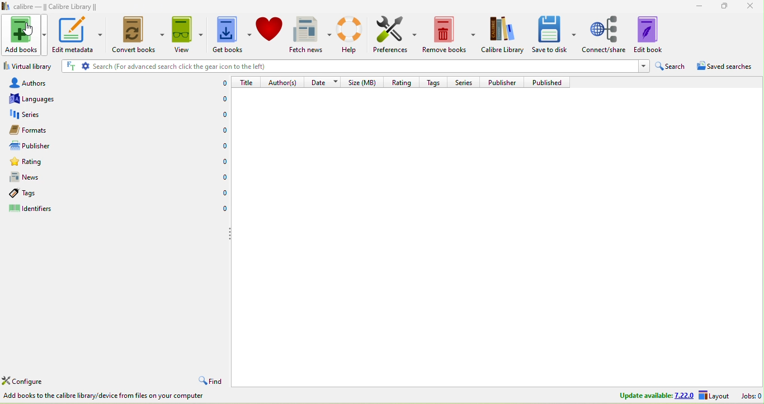 This screenshot has width=764, height=404. I want to click on 0, so click(223, 129).